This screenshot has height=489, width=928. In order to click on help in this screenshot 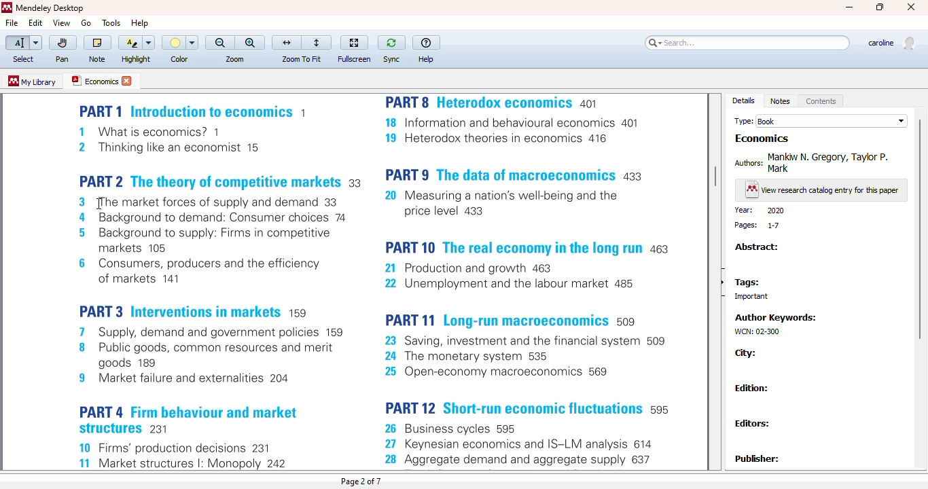, I will do `click(140, 22)`.